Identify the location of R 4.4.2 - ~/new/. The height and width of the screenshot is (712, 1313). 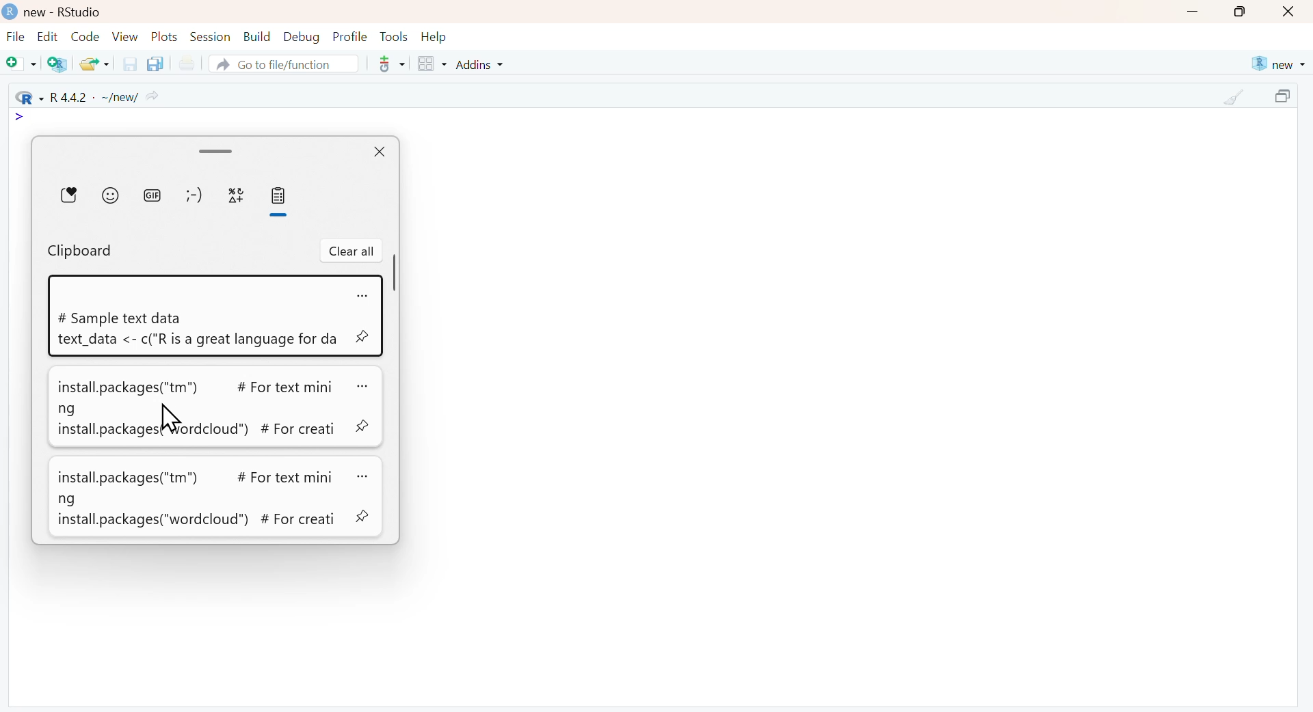
(88, 96).